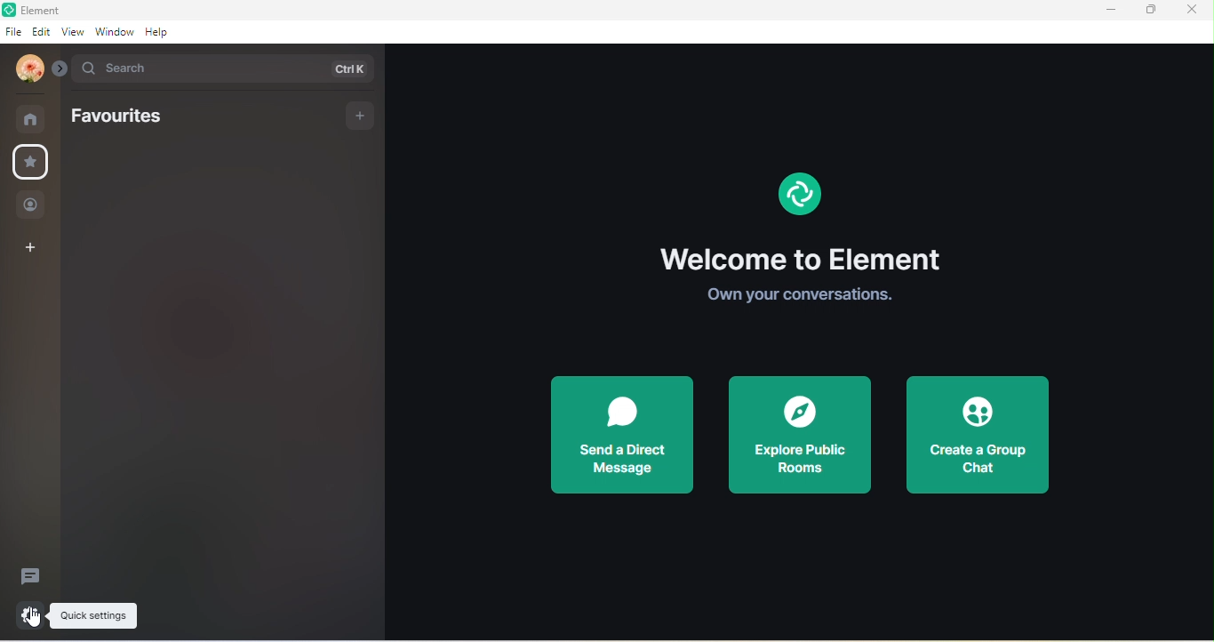 The height and width of the screenshot is (642, 1214). Describe the element at coordinates (1194, 11) in the screenshot. I see `close` at that location.